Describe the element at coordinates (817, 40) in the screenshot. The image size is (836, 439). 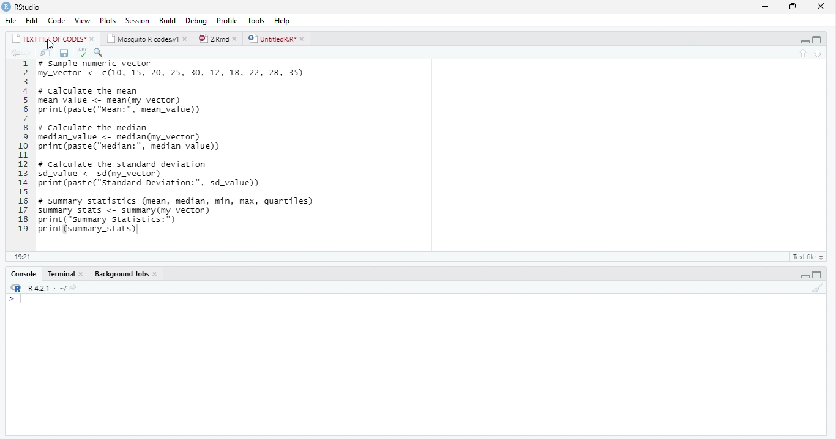
I see `maximize` at that location.